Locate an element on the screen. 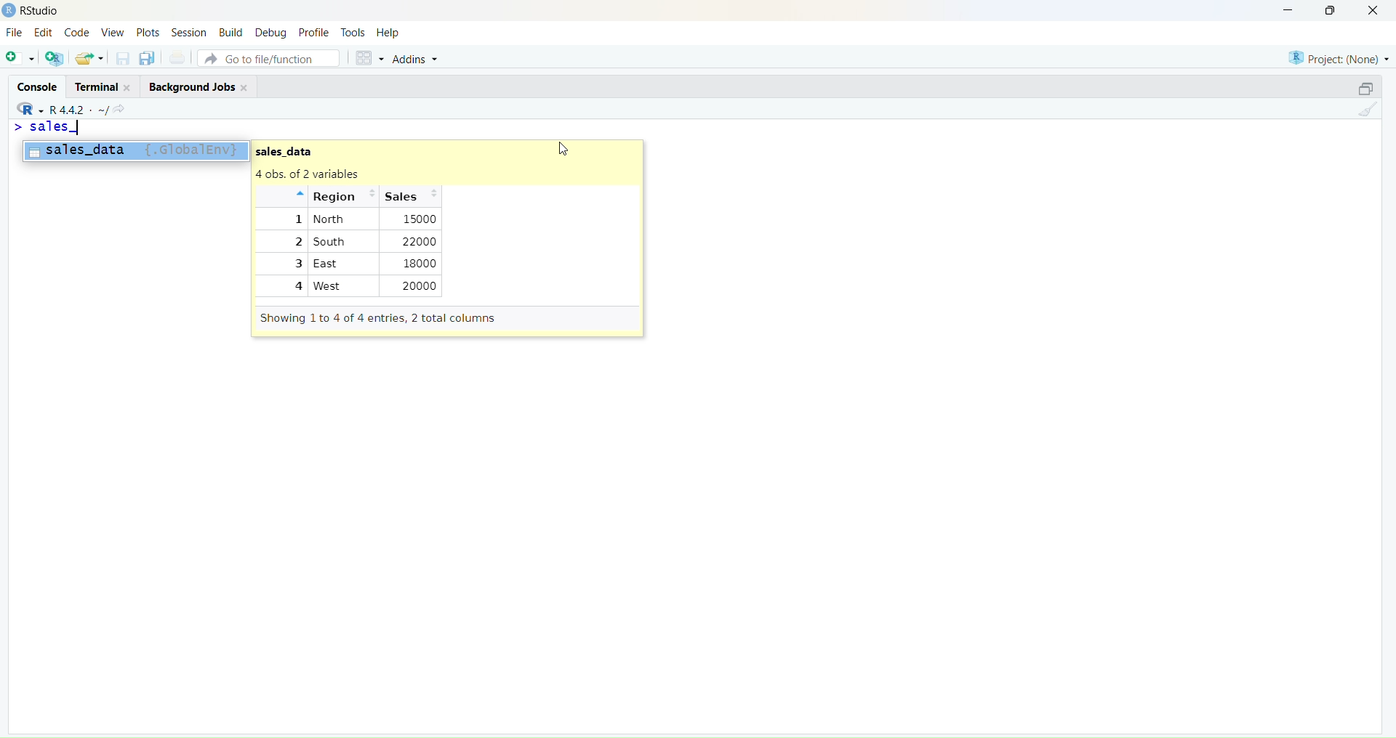  Code is located at coordinates (78, 33).